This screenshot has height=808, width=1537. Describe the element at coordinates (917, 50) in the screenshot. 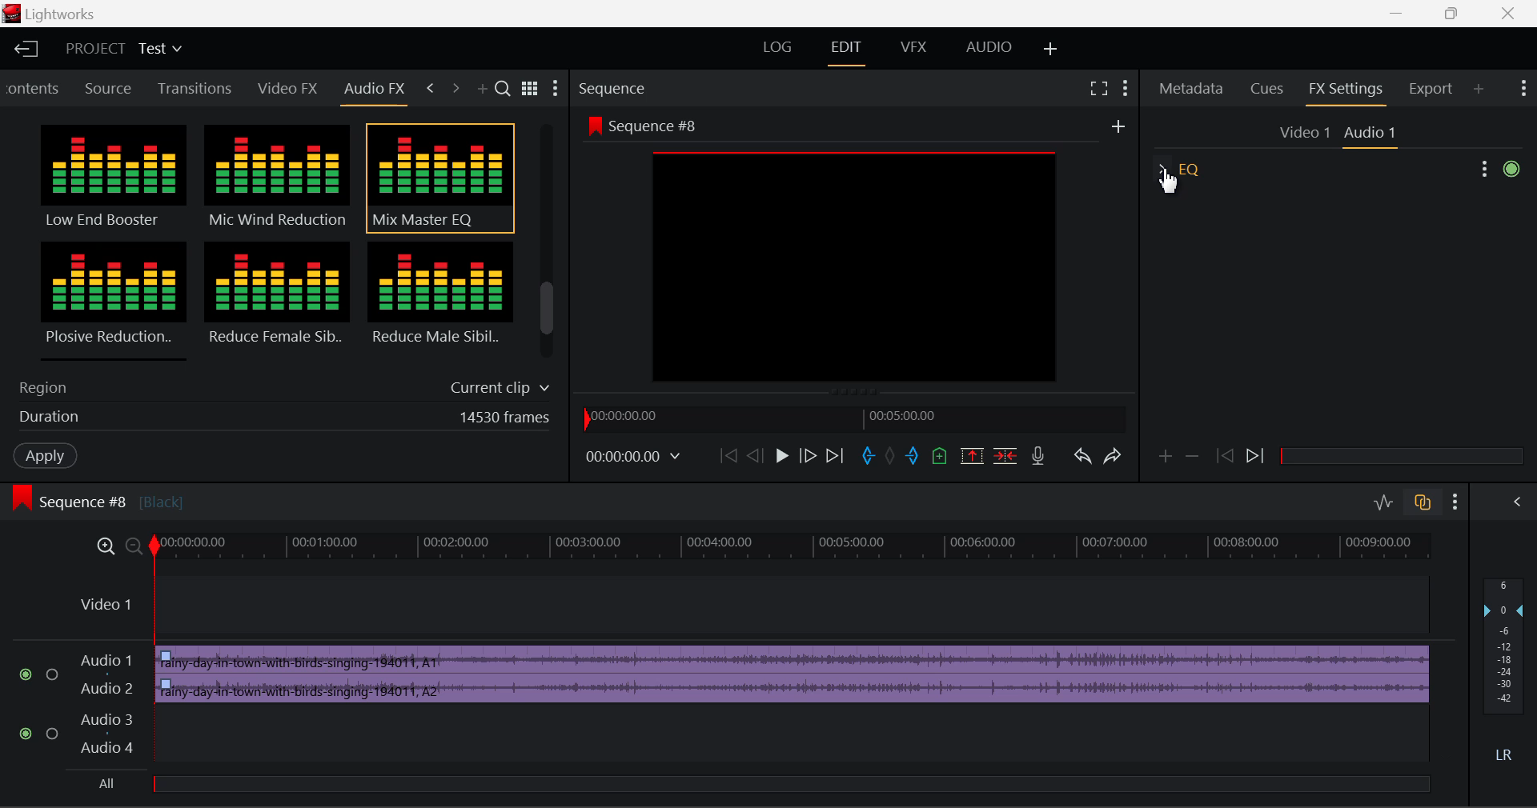

I see `VFX Layout` at that location.